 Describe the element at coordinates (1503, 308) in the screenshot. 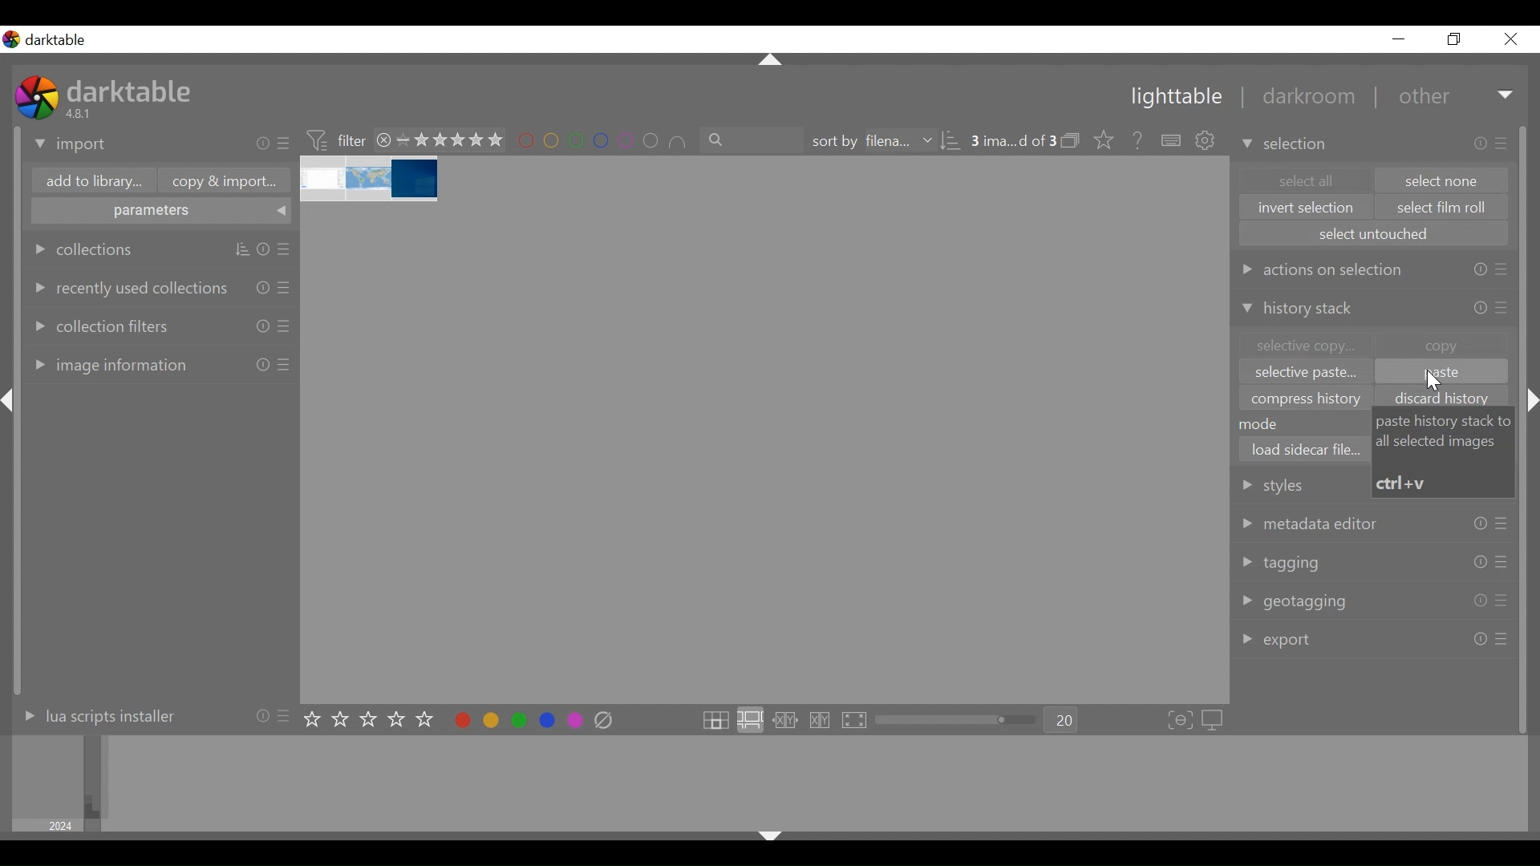

I see `presets` at that location.